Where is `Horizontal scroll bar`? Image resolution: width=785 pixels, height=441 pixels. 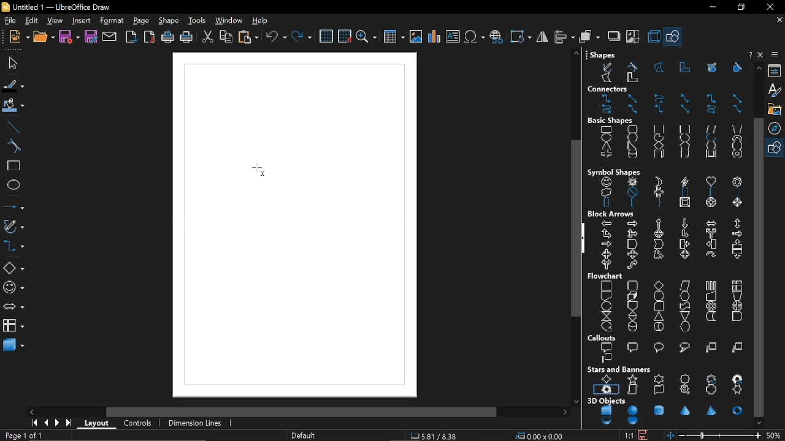
Horizontal scroll bar is located at coordinates (304, 411).